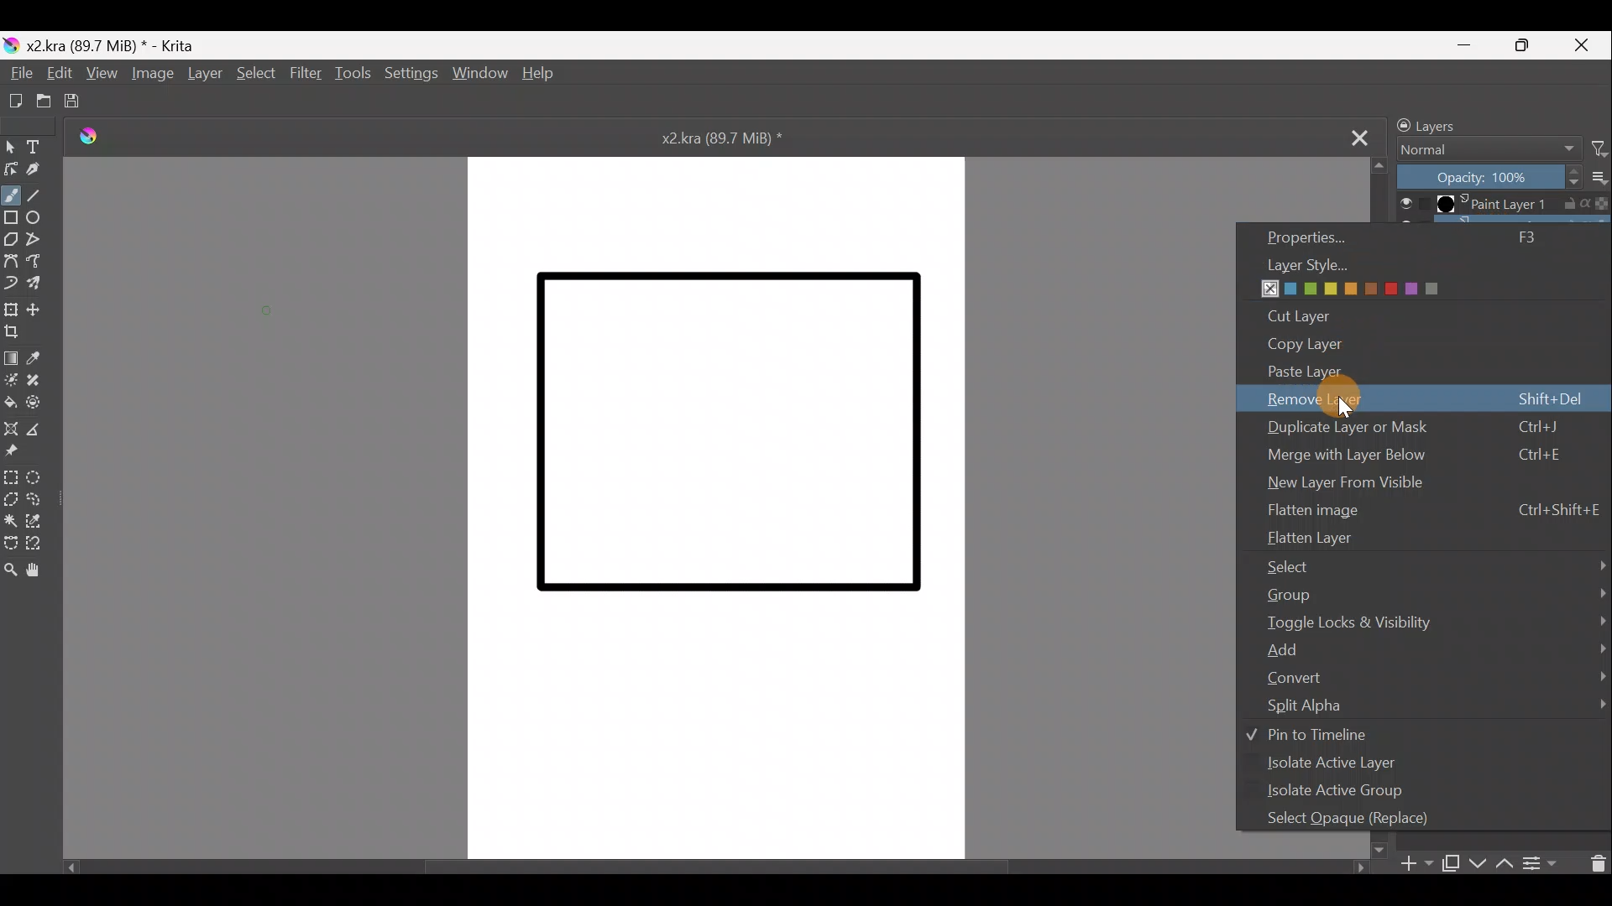 The image size is (1612, 906). I want to click on Elliptical selection tool, so click(39, 476).